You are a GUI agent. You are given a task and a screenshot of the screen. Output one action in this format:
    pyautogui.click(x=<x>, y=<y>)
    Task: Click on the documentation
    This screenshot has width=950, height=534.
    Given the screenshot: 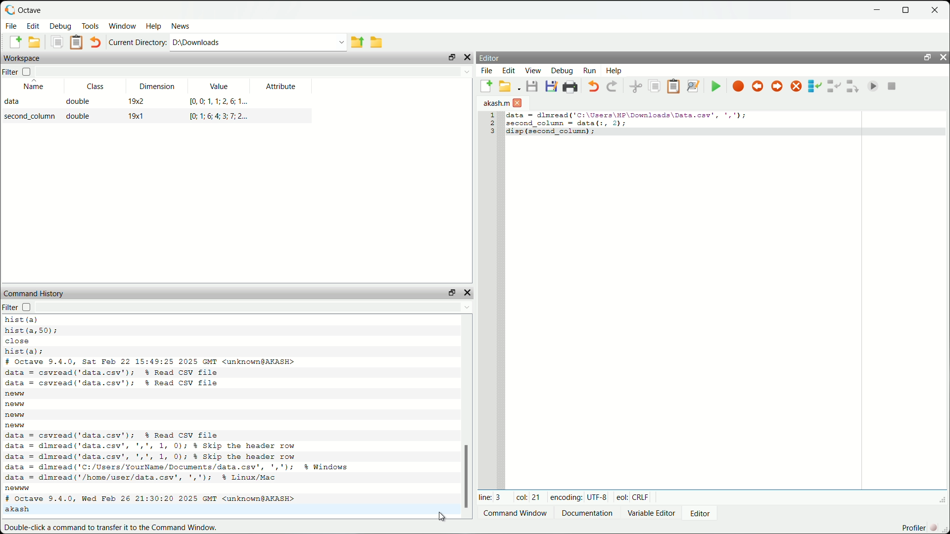 What is the action you would take?
    pyautogui.click(x=588, y=512)
    